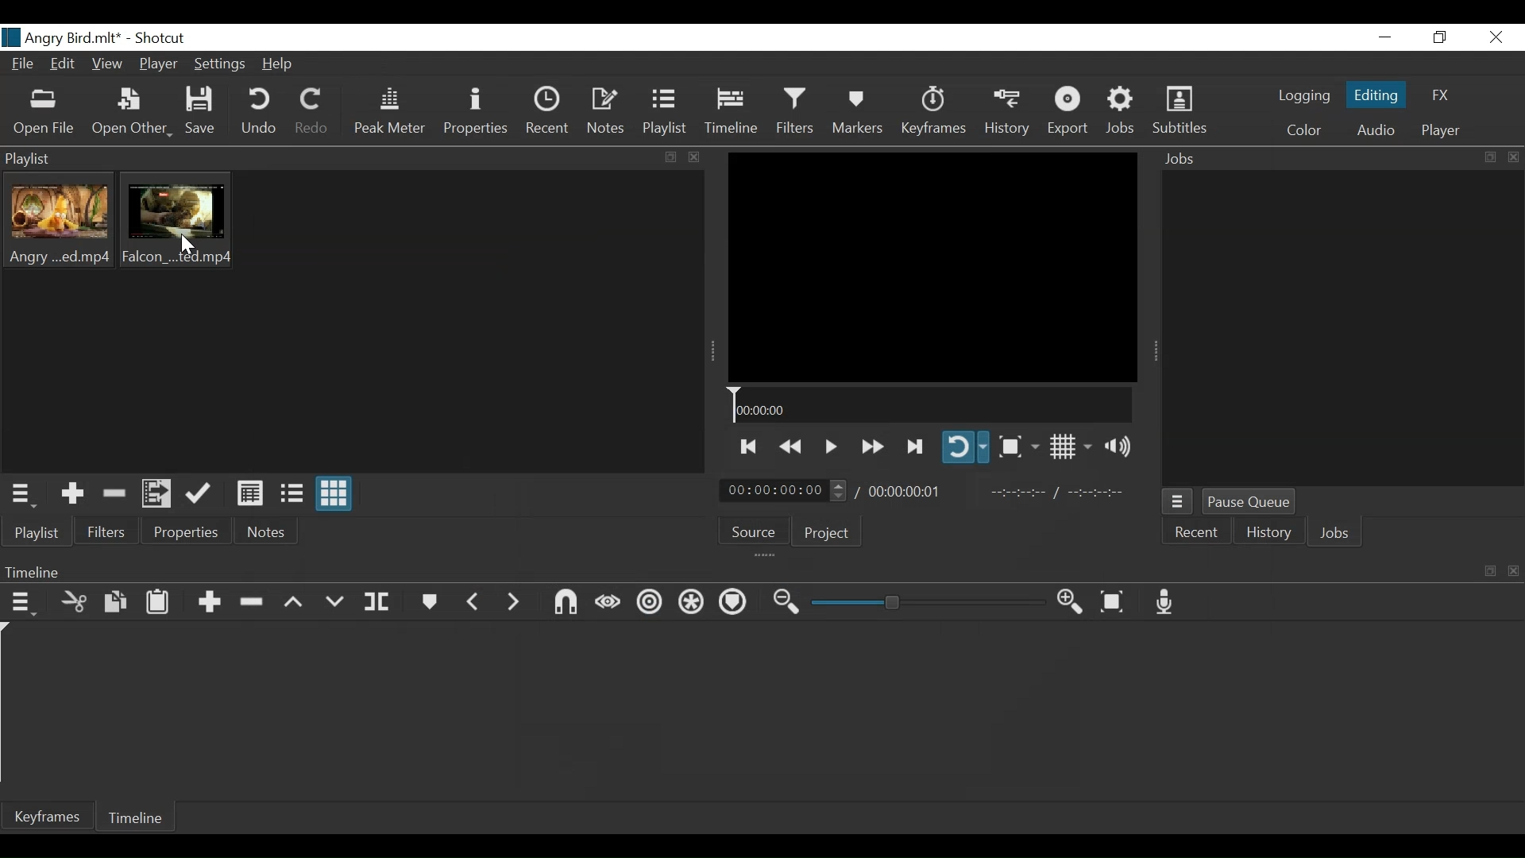  What do you see at coordinates (283, 64) in the screenshot?
I see `Help` at bounding box center [283, 64].